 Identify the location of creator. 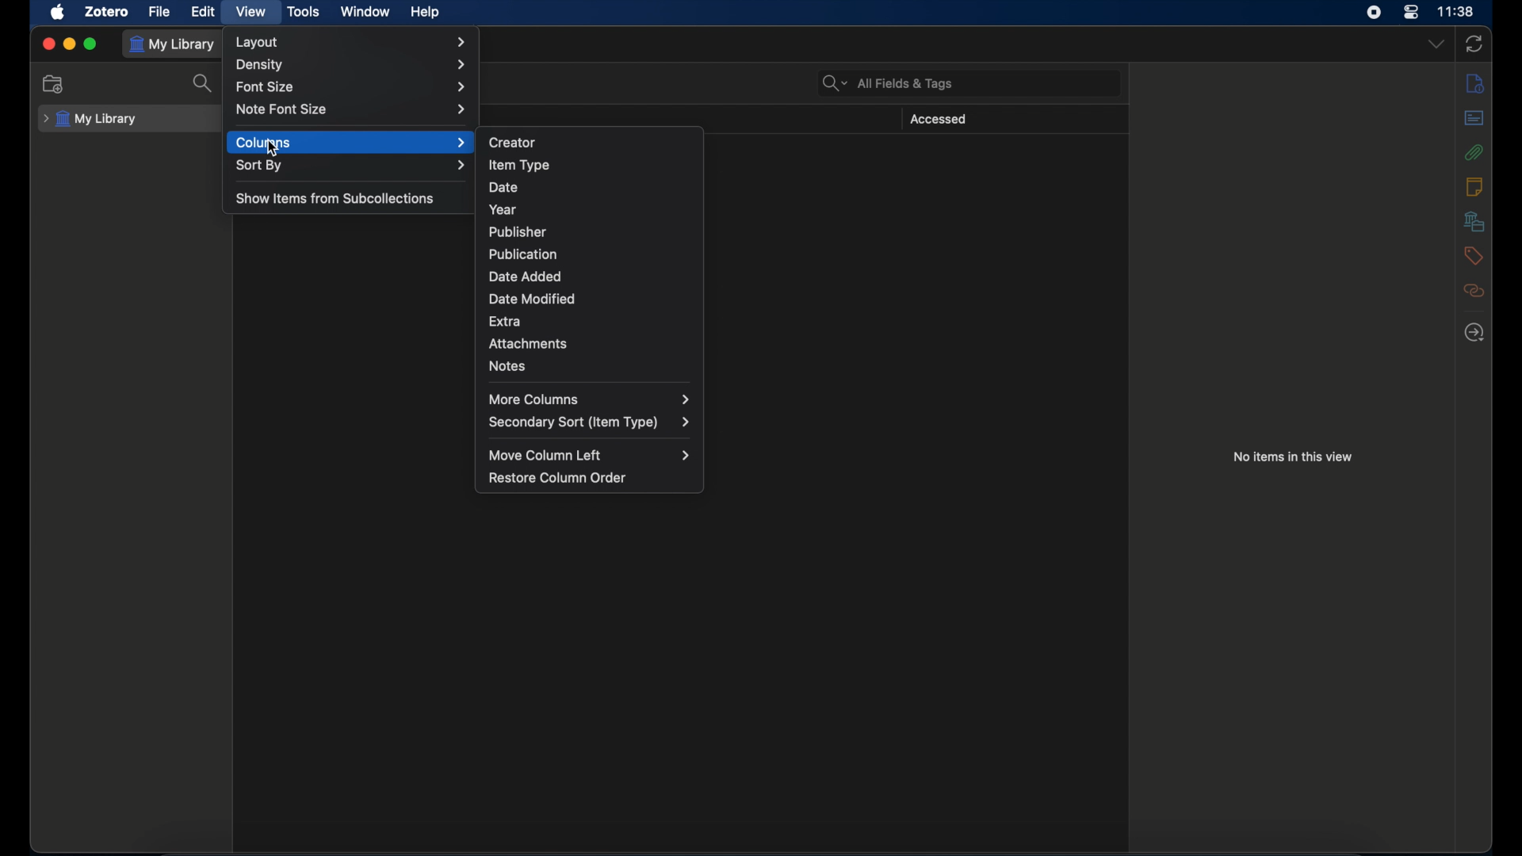
(514, 142).